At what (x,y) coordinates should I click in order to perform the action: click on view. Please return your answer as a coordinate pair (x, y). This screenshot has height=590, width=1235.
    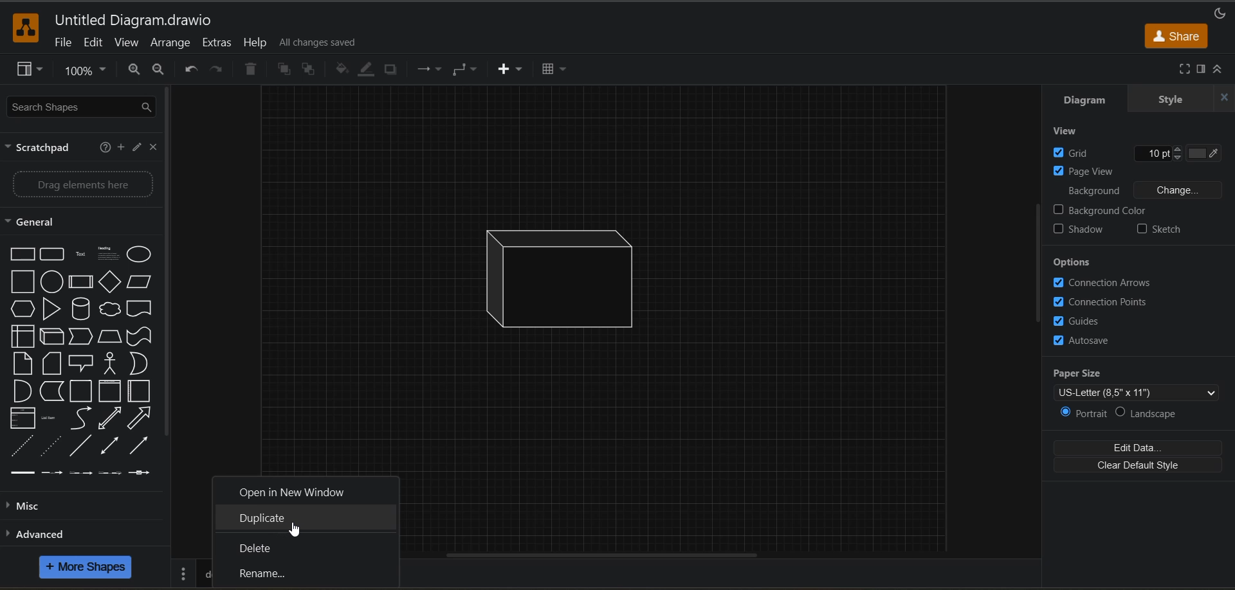
    Looking at the image, I should click on (1069, 132).